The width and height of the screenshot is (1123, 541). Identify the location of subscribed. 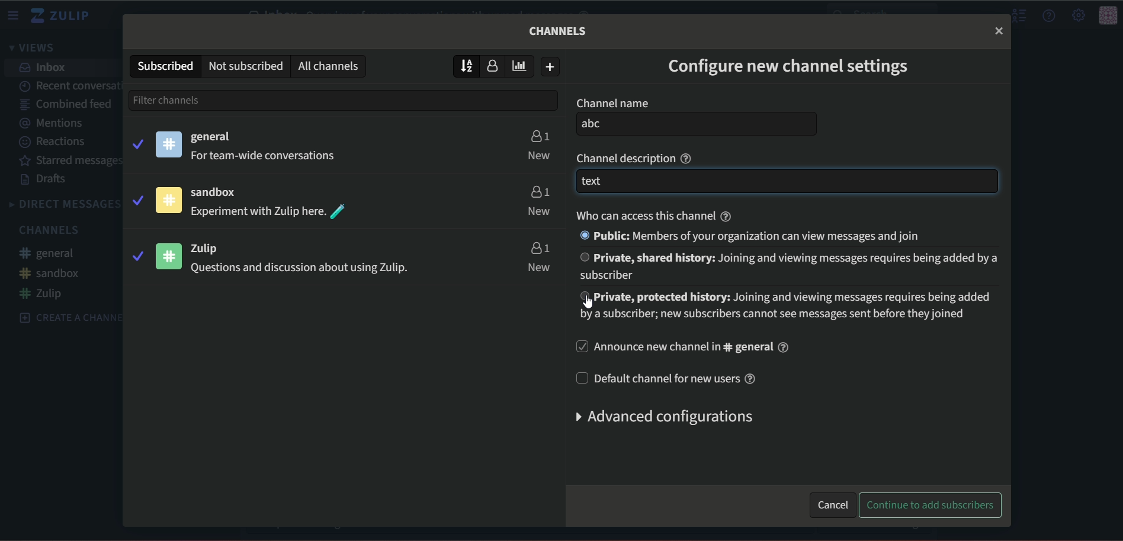
(164, 65).